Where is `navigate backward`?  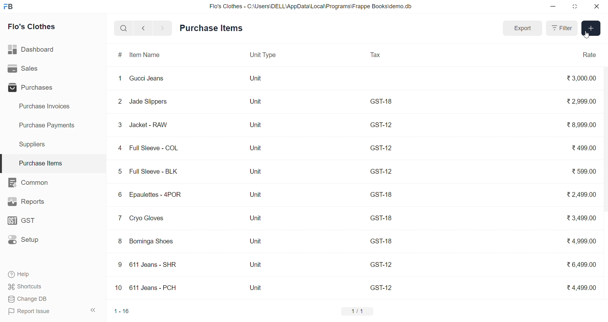 navigate backward is located at coordinates (143, 28).